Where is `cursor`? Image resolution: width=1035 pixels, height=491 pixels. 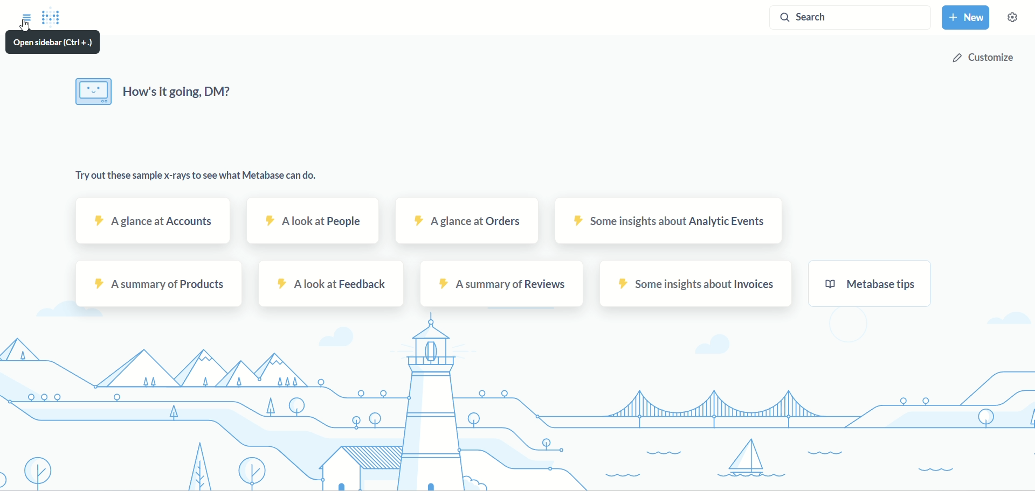
cursor is located at coordinates (27, 26).